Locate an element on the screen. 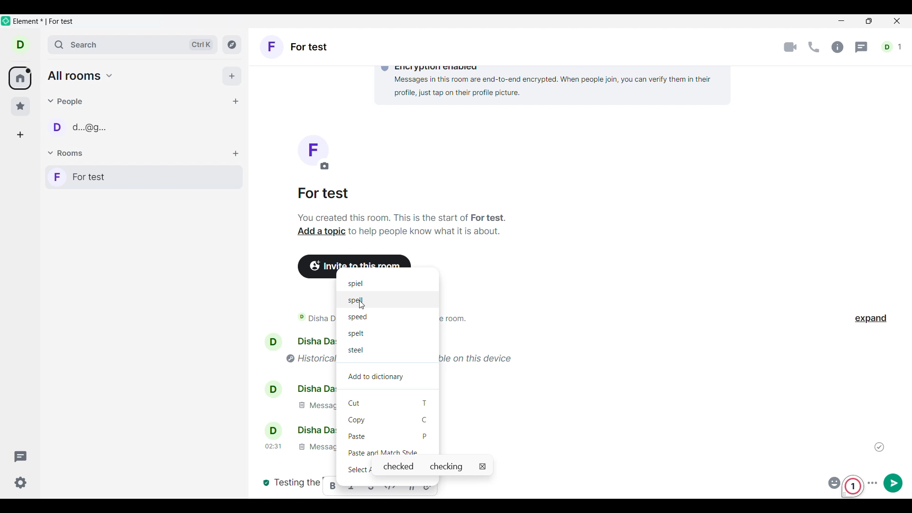 The width and height of the screenshot is (912, 513). message deleted is located at coordinates (299, 447).